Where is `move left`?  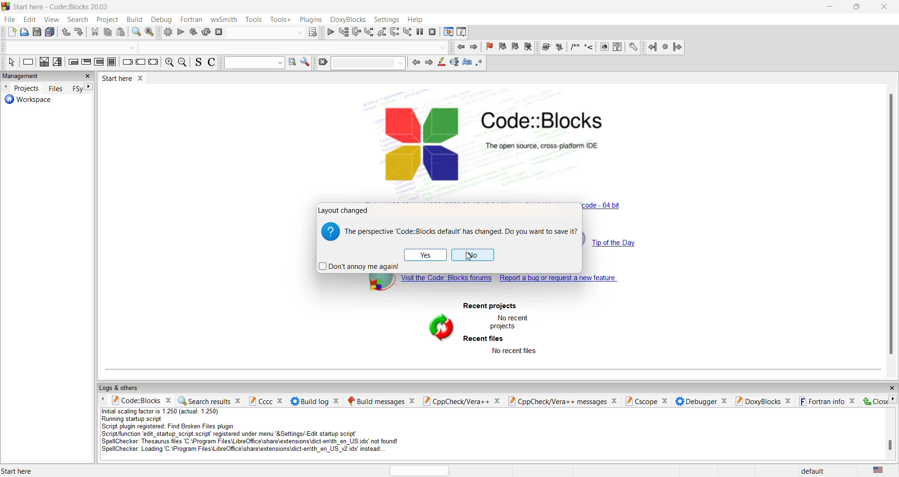 move left is located at coordinates (103, 399).